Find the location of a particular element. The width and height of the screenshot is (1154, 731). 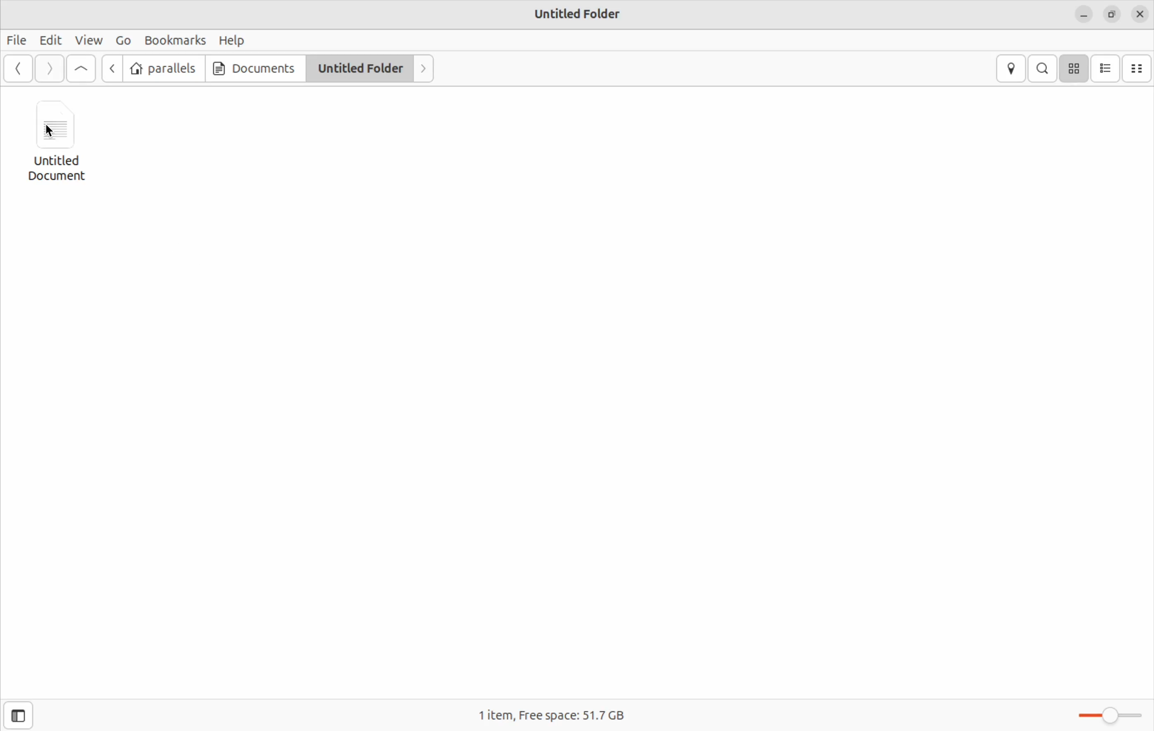

location is located at coordinates (1012, 69).